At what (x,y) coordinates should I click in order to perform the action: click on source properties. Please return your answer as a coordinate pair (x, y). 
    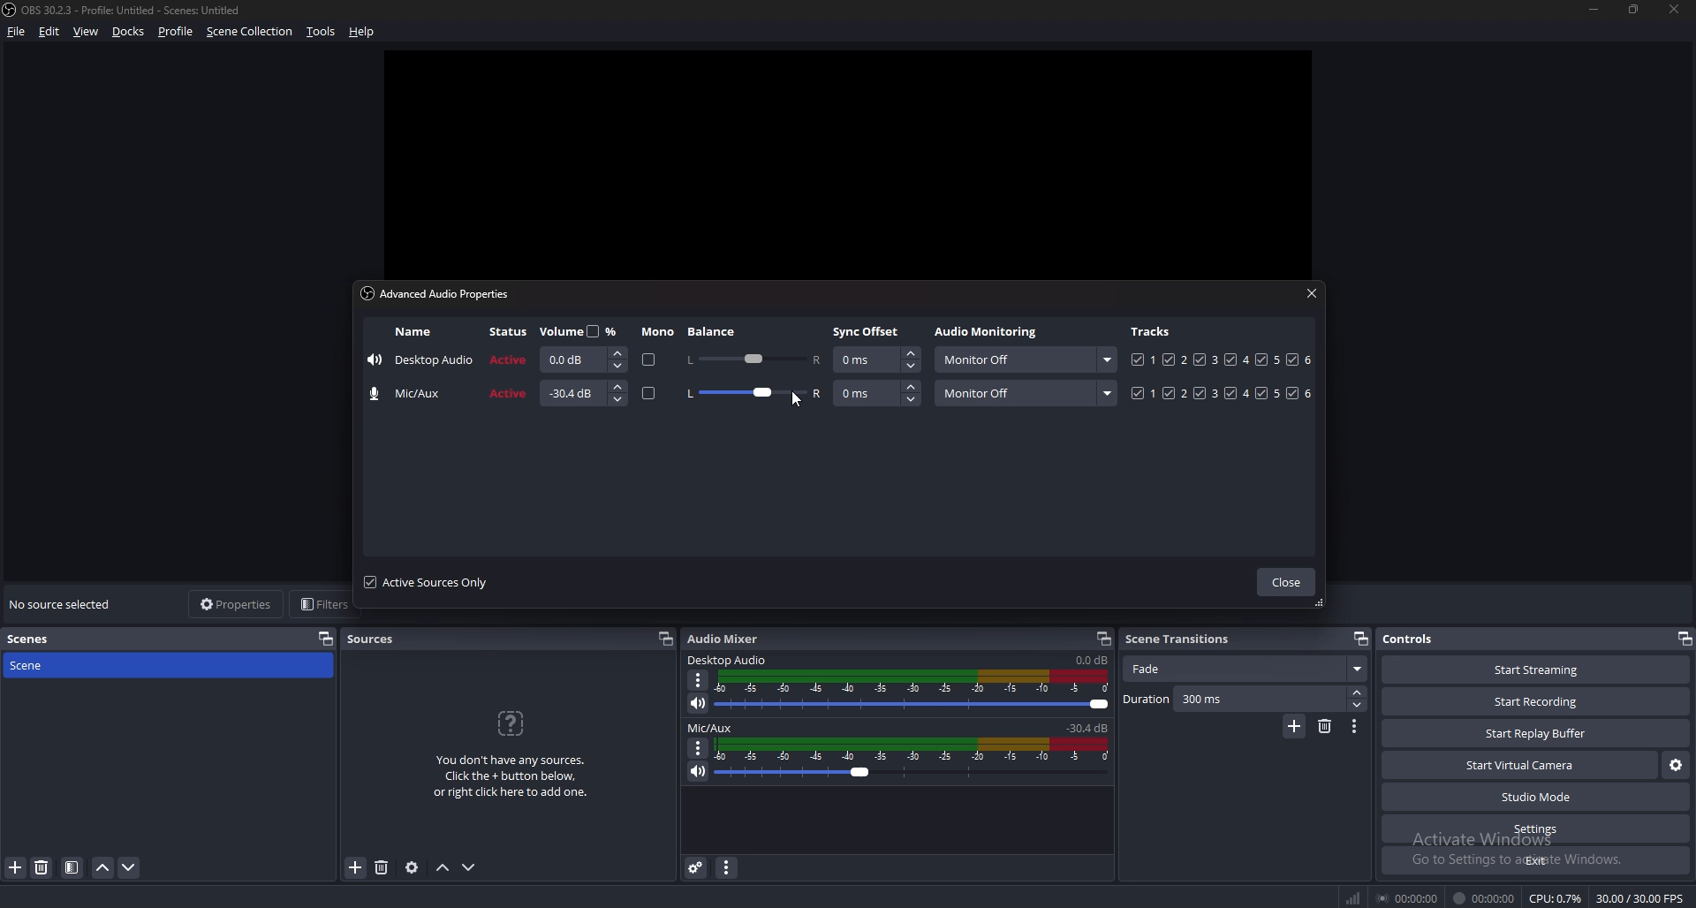
    Looking at the image, I should click on (412, 867).